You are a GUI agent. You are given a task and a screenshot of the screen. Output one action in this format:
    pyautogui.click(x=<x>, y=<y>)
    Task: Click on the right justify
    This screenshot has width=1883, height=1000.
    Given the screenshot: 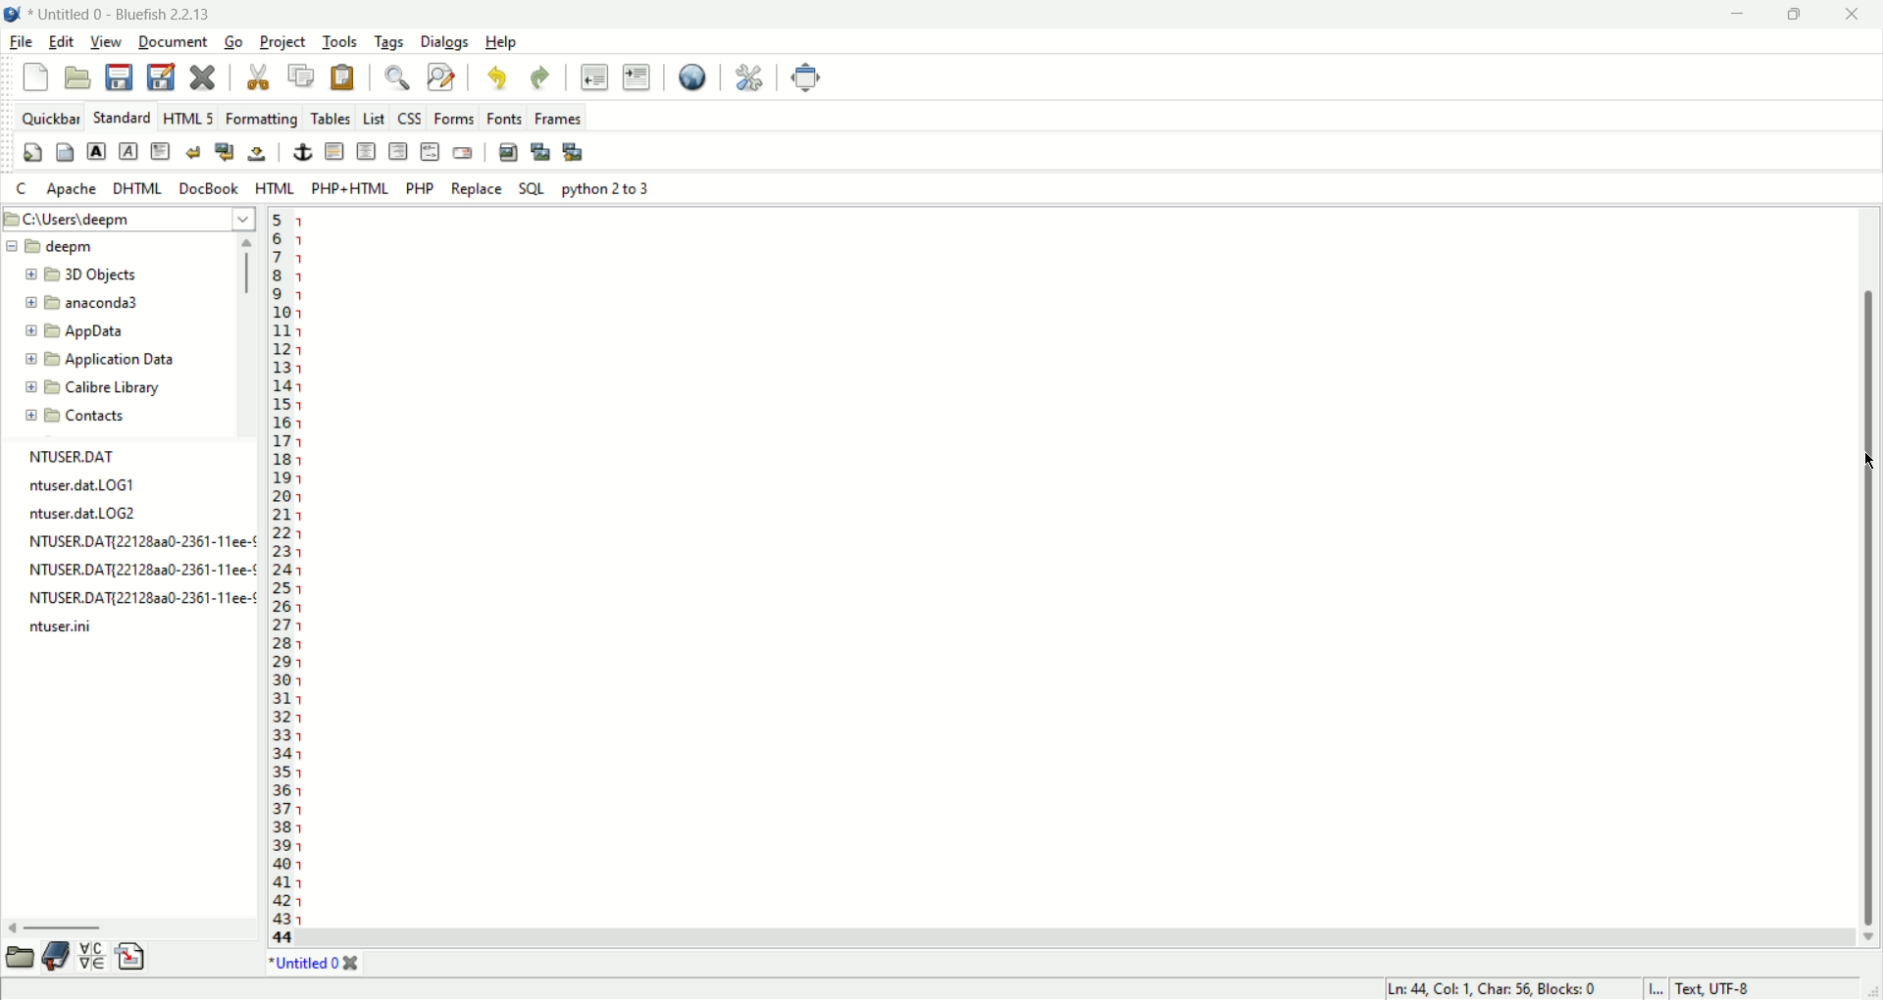 What is the action you would take?
    pyautogui.click(x=399, y=151)
    